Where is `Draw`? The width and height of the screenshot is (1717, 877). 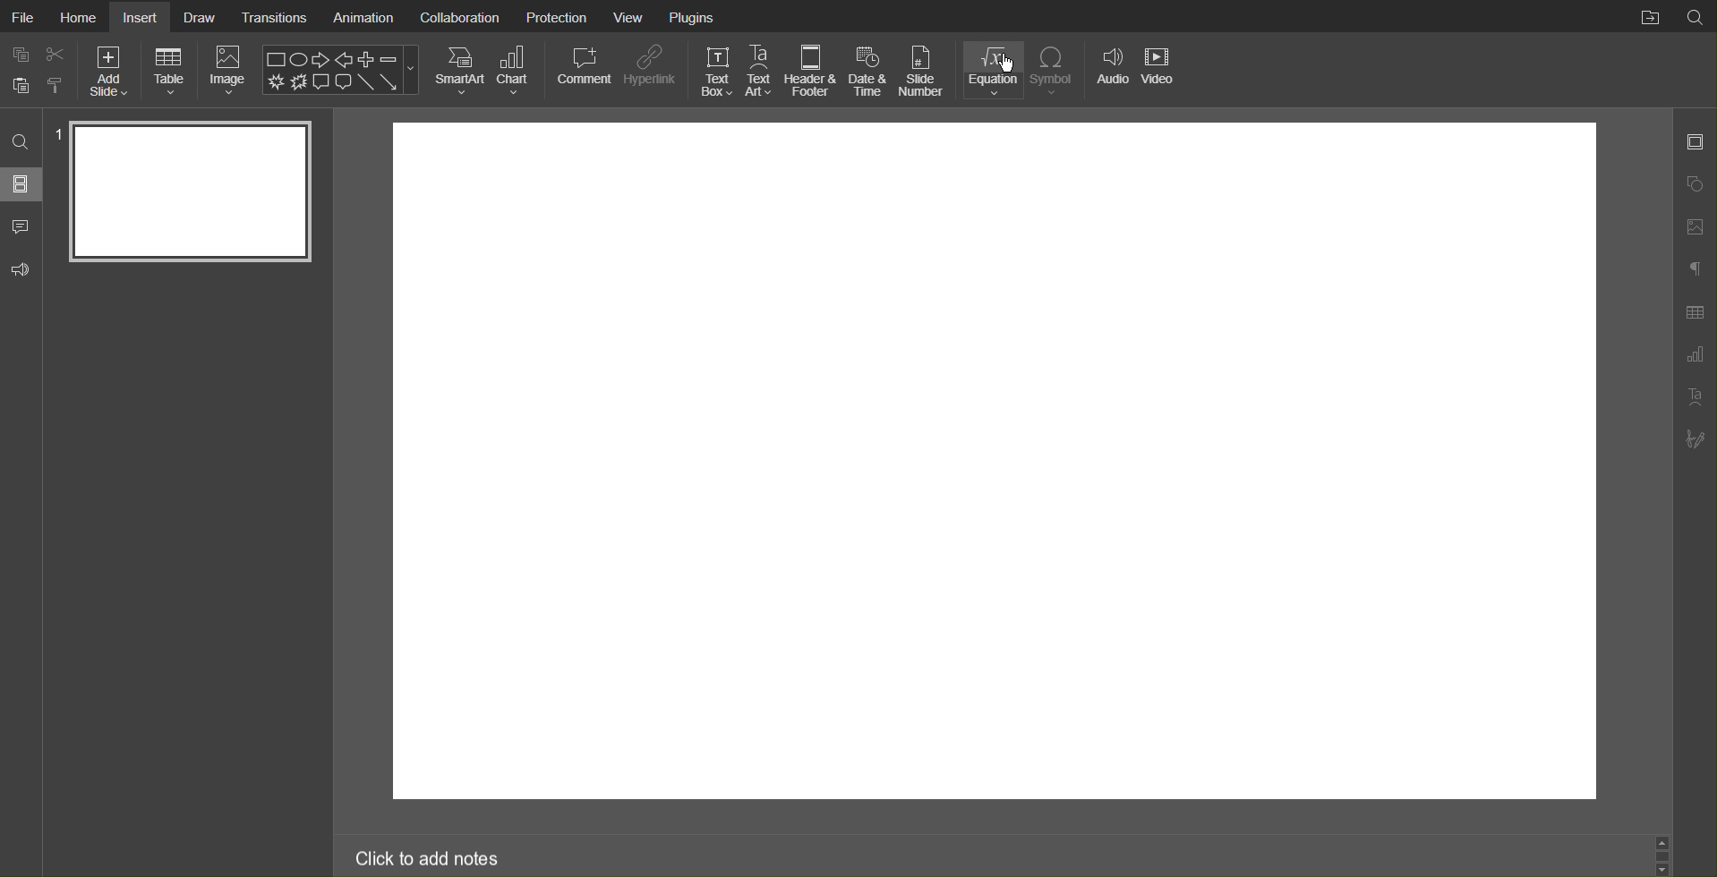 Draw is located at coordinates (207, 18).